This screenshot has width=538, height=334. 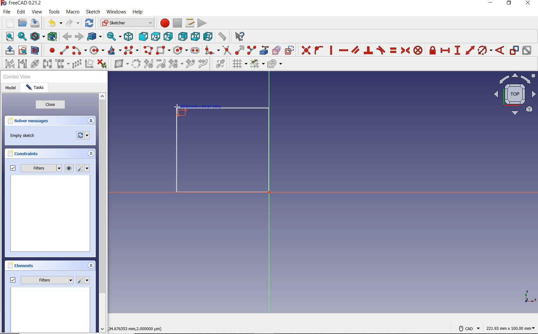 I want to click on constrain parallel, so click(x=355, y=50).